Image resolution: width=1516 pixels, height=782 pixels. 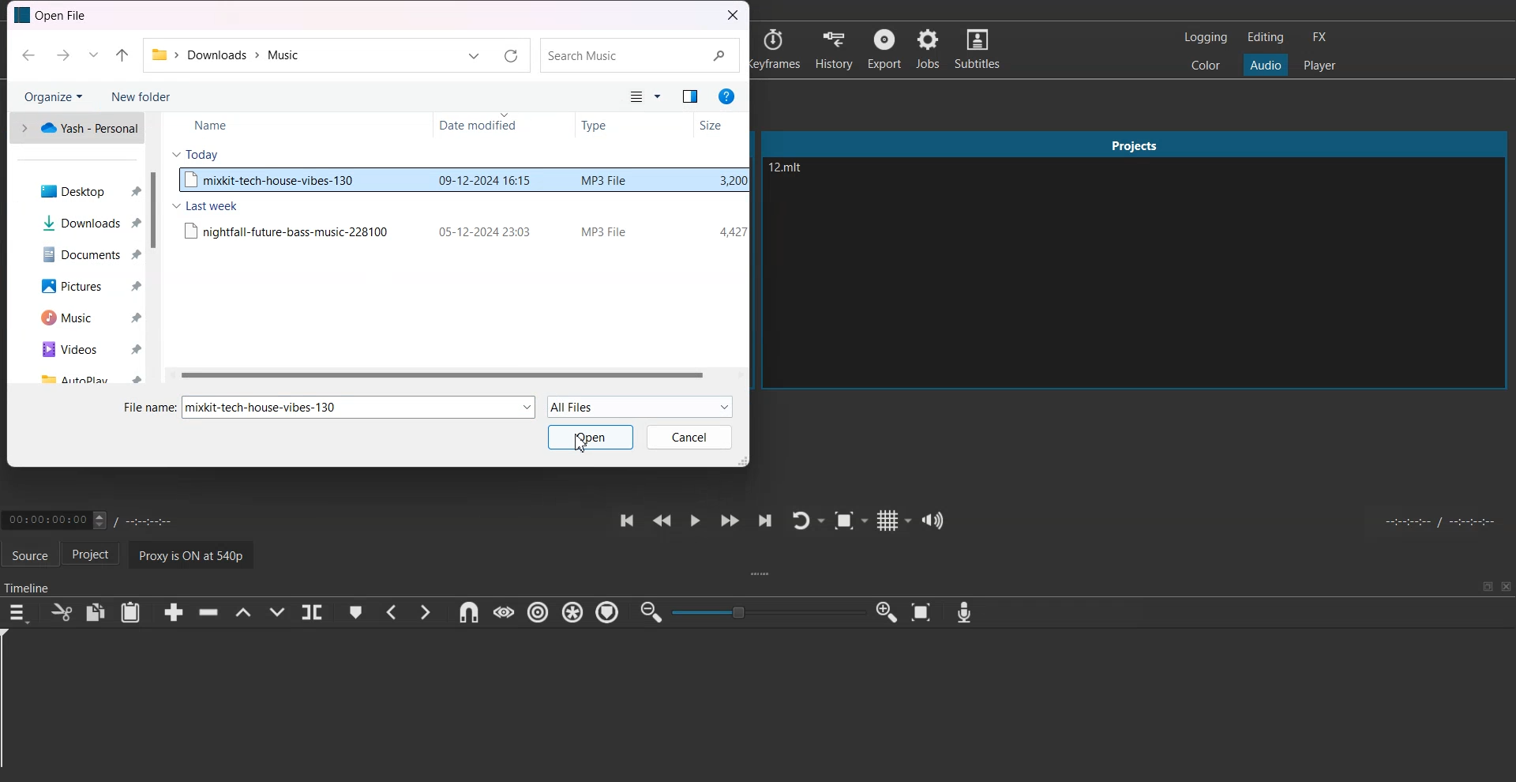 I want to click on Text, so click(x=268, y=407).